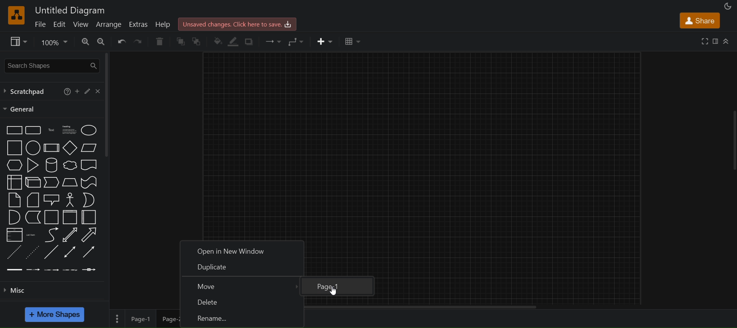 Image resolution: width=737 pixels, height=328 pixels. What do you see at coordinates (89, 217) in the screenshot?
I see `horizontal container` at bounding box center [89, 217].